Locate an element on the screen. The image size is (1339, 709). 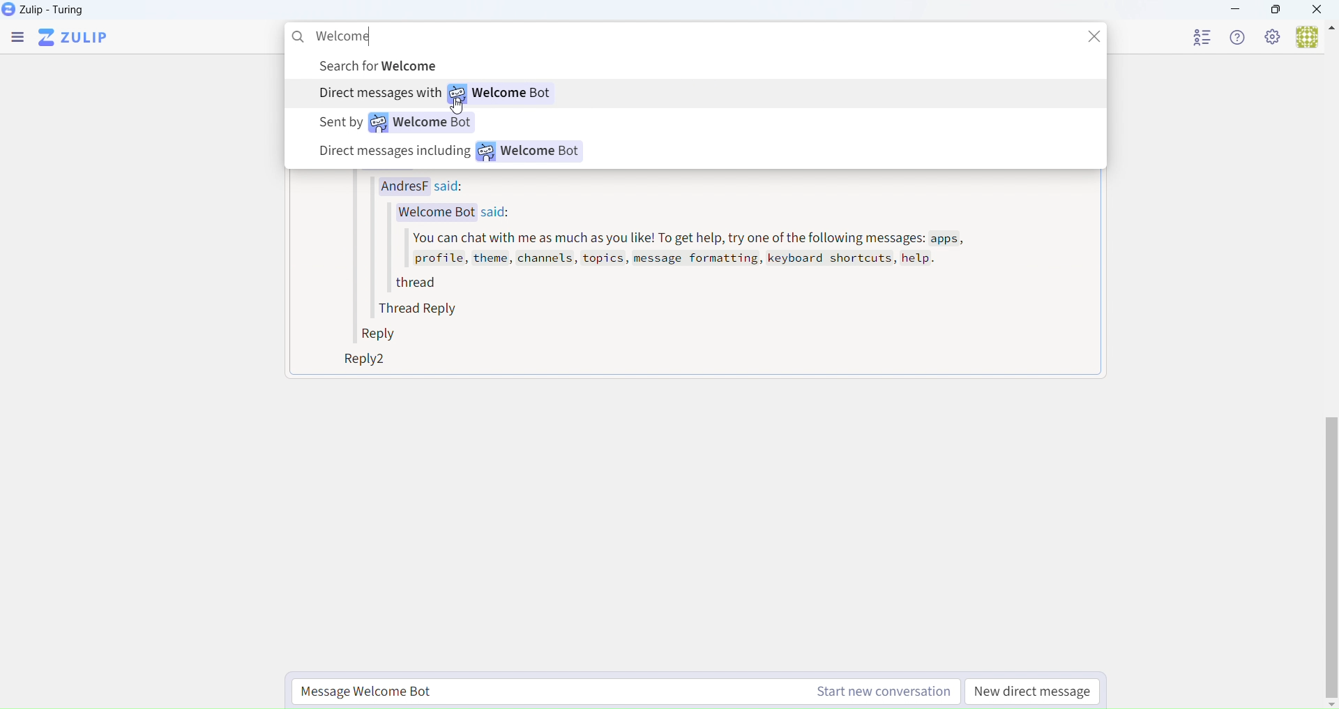
Zulip is located at coordinates (73, 40).